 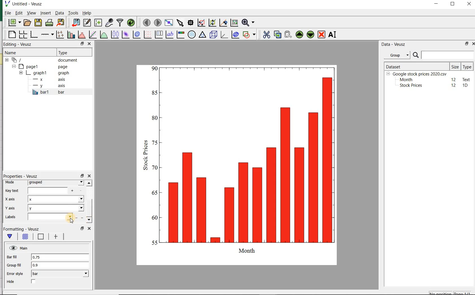 What do you see at coordinates (49, 23) in the screenshot?
I see `print the document` at bounding box center [49, 23].